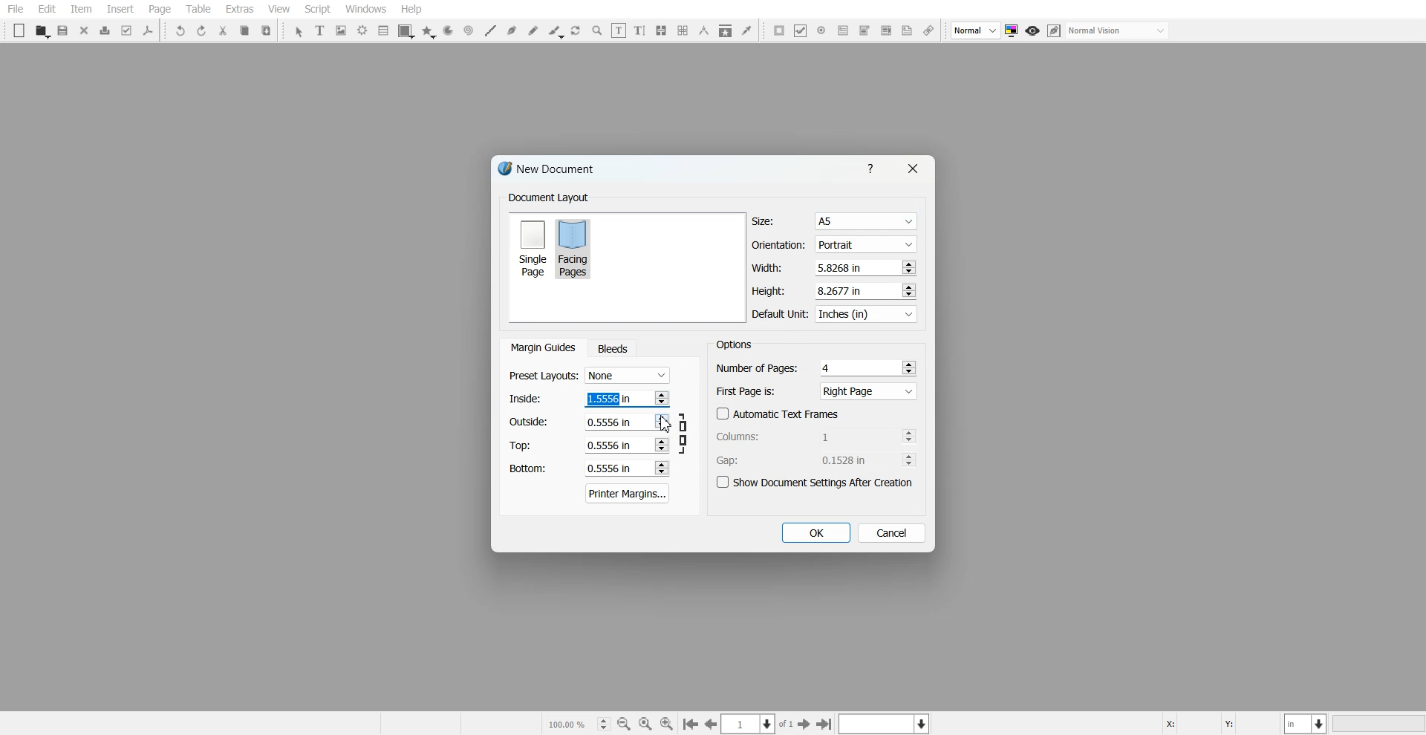 The width and height of the screenshot is (1426, 735). Describe the element at coordinates (661, 445) in the screenshot. I see `Increase and decrease No. ` at that location.